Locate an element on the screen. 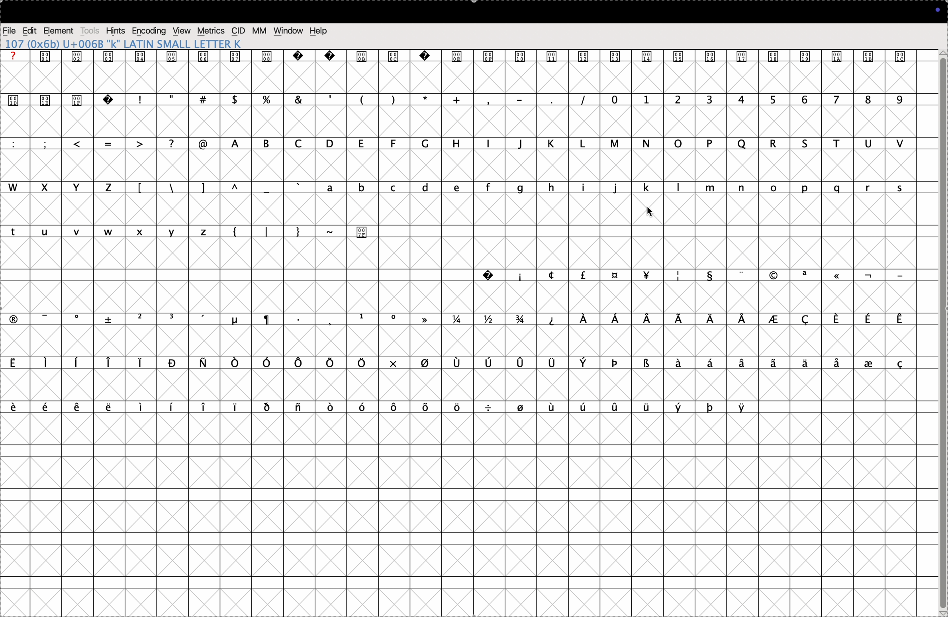  m is located at coordinates (615, 144).